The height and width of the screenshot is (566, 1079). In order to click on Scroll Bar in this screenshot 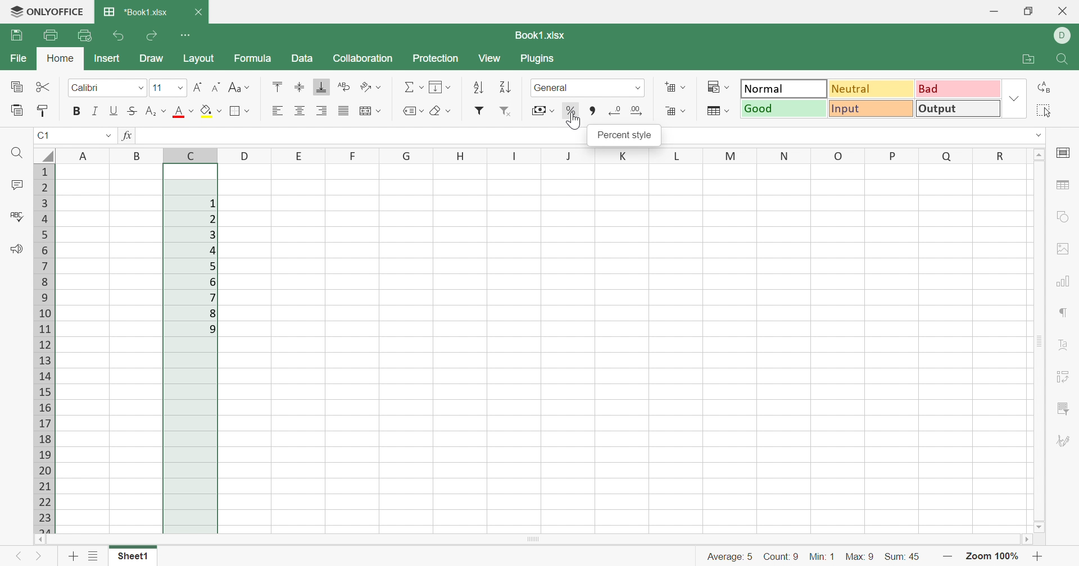, I will do `click(1040, 341)`.